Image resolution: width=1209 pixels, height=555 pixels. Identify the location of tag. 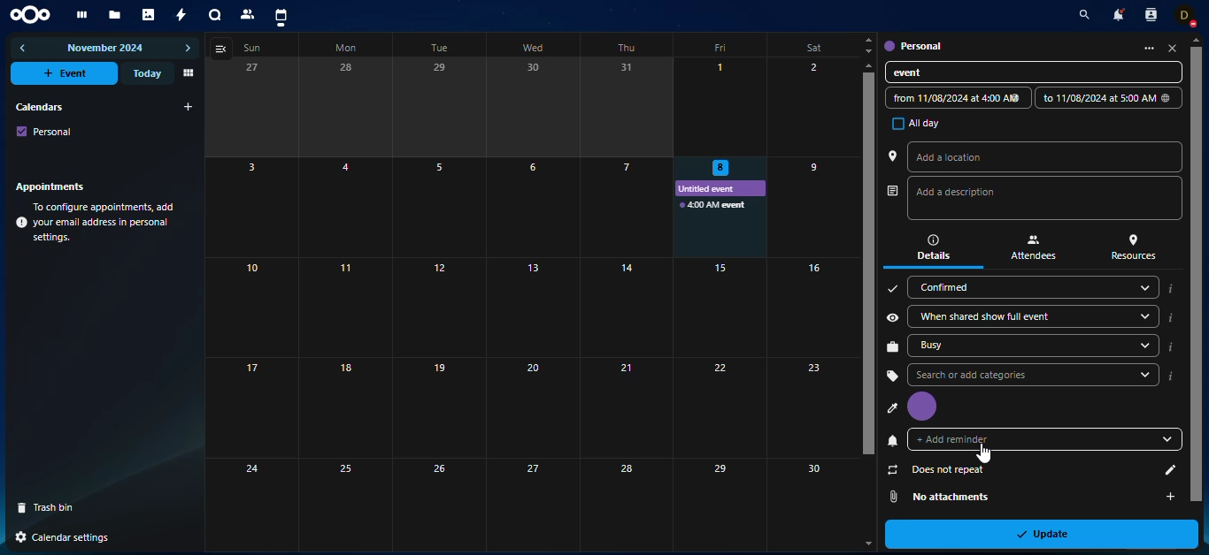
(891, 375).